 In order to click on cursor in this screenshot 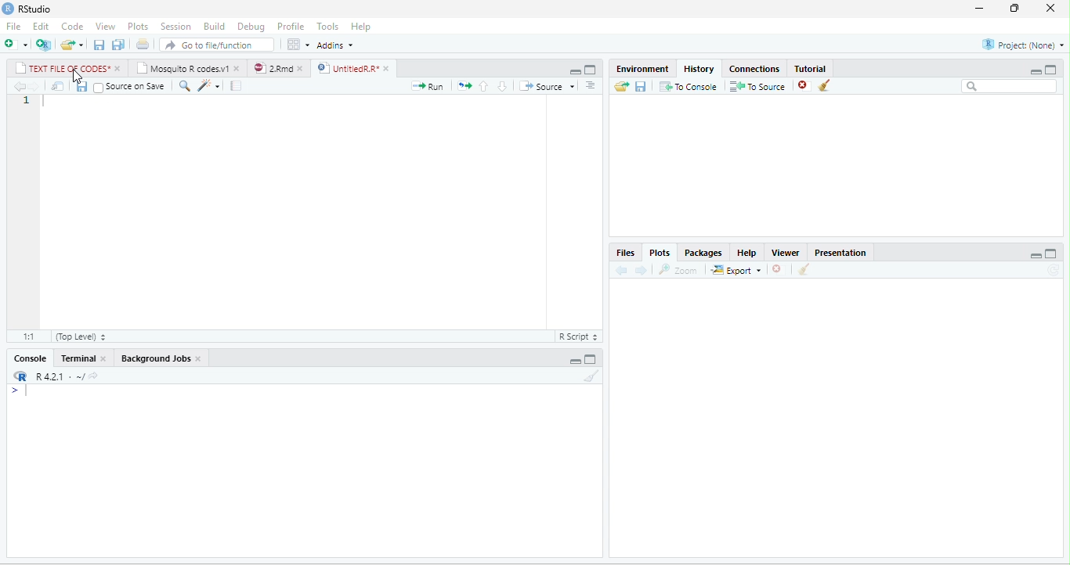, I will do `click(78, 76)`.